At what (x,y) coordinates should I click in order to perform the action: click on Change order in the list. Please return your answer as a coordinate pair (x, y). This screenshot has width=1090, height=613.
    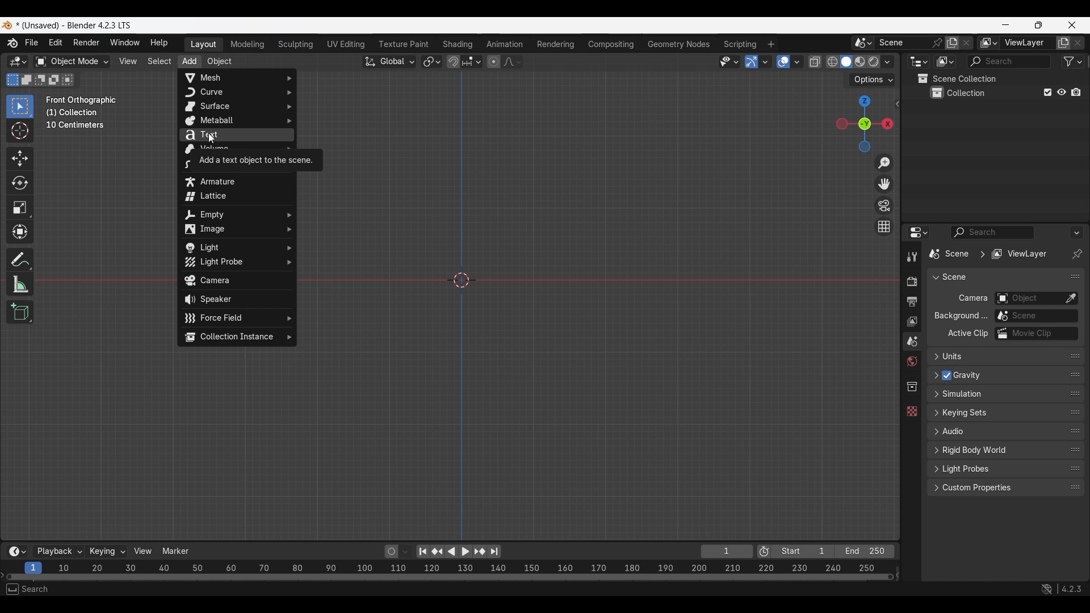
    Looking at the image, I should click on (1075, 488).